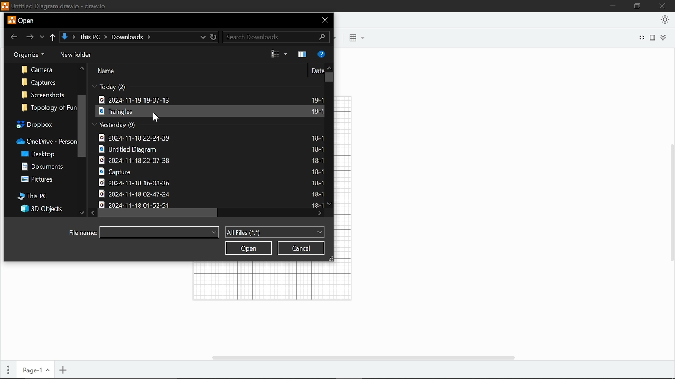 This screenshot has width=675, height=379. What do you see at coordinates (29, 37) in the screenshot?
I see `Forward` at bounding box center [29, 37].